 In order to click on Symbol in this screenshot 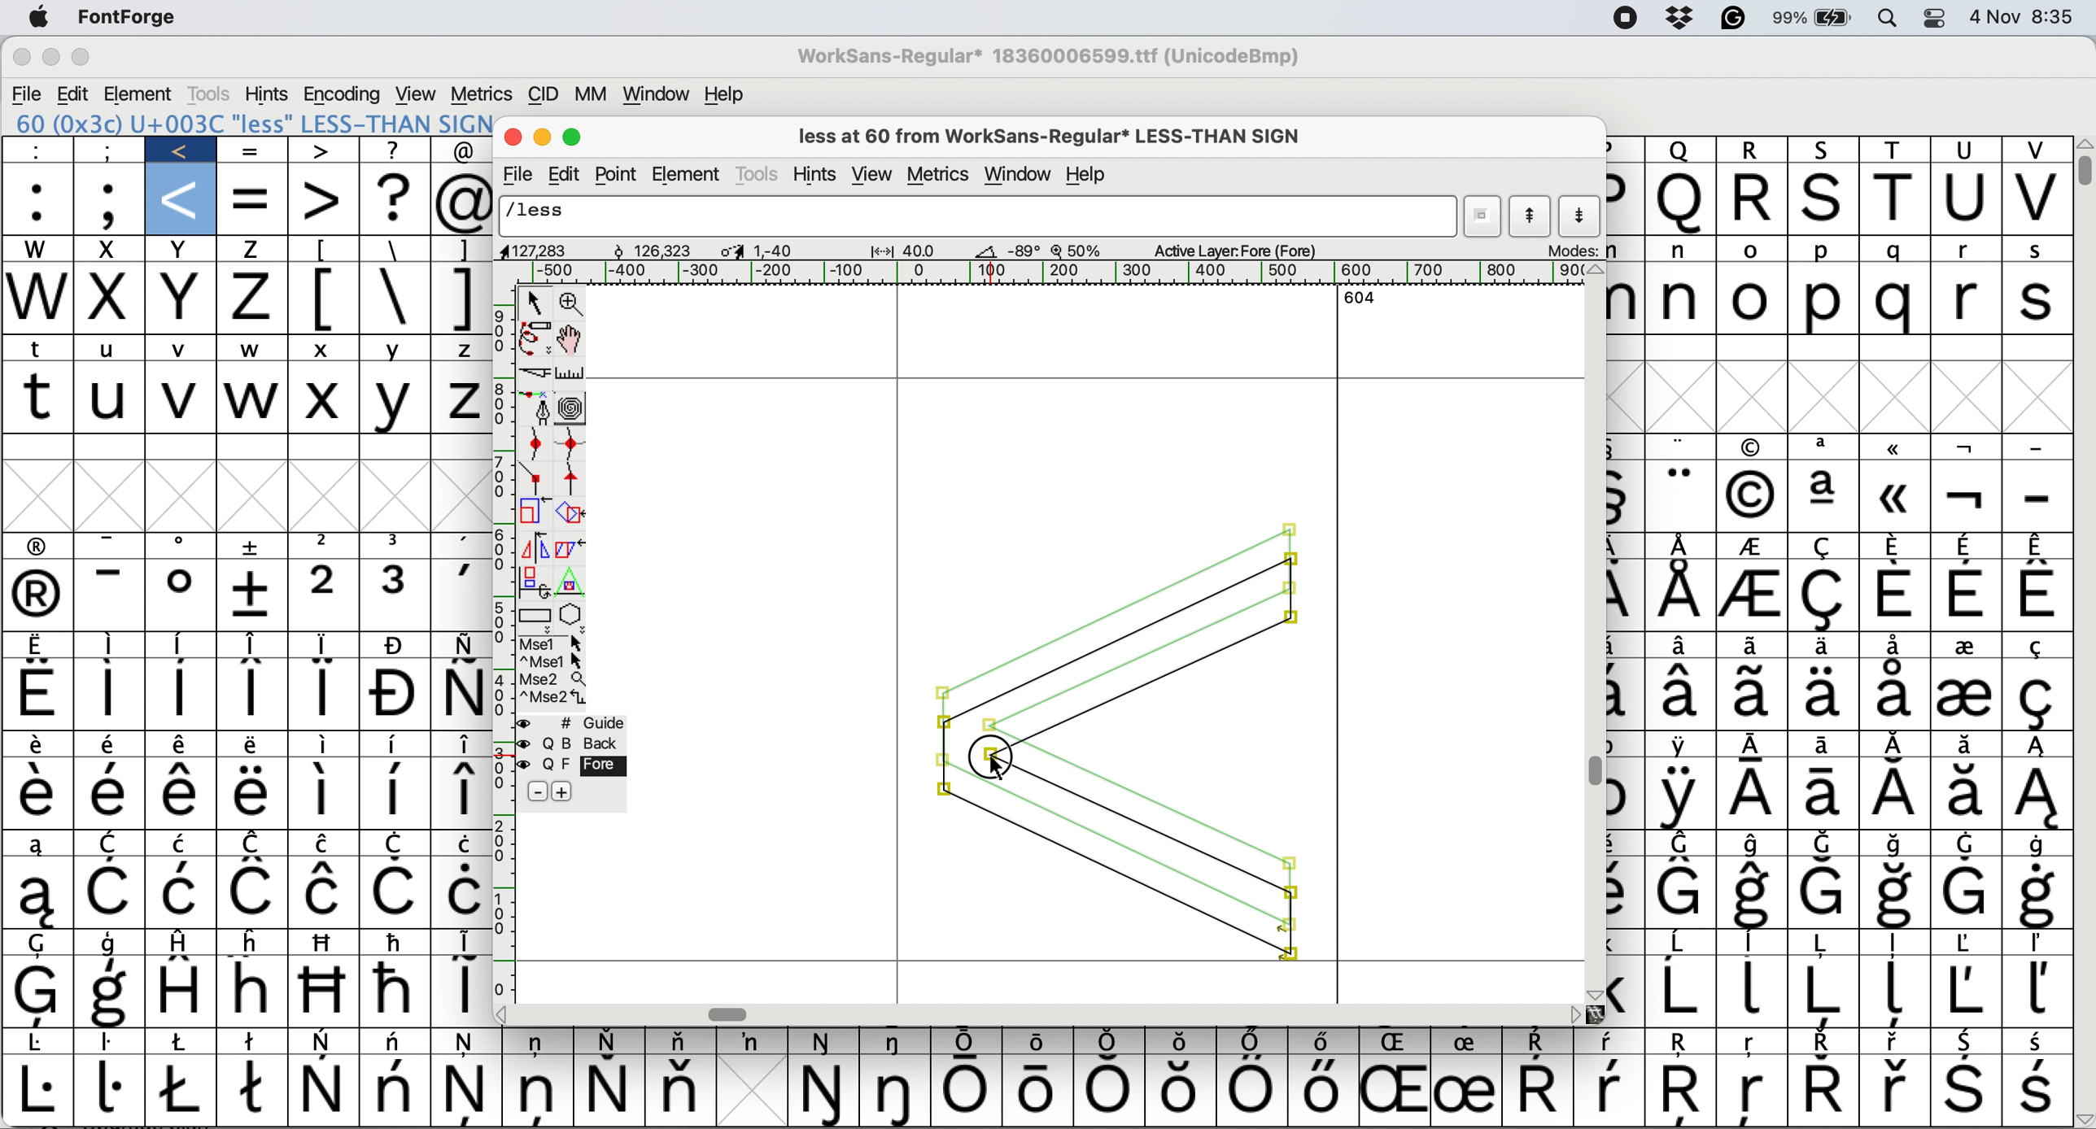, I will do `click(1254, 1041)`.